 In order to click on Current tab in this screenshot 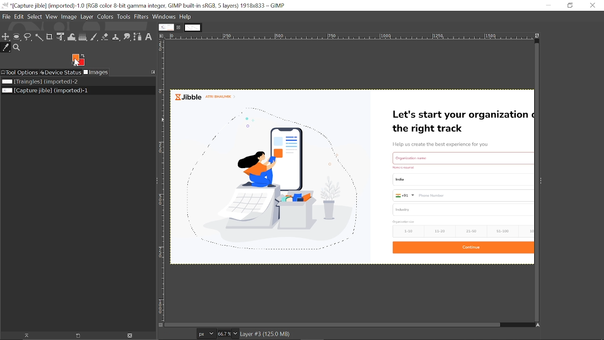, I will do `click(166, 27)`.